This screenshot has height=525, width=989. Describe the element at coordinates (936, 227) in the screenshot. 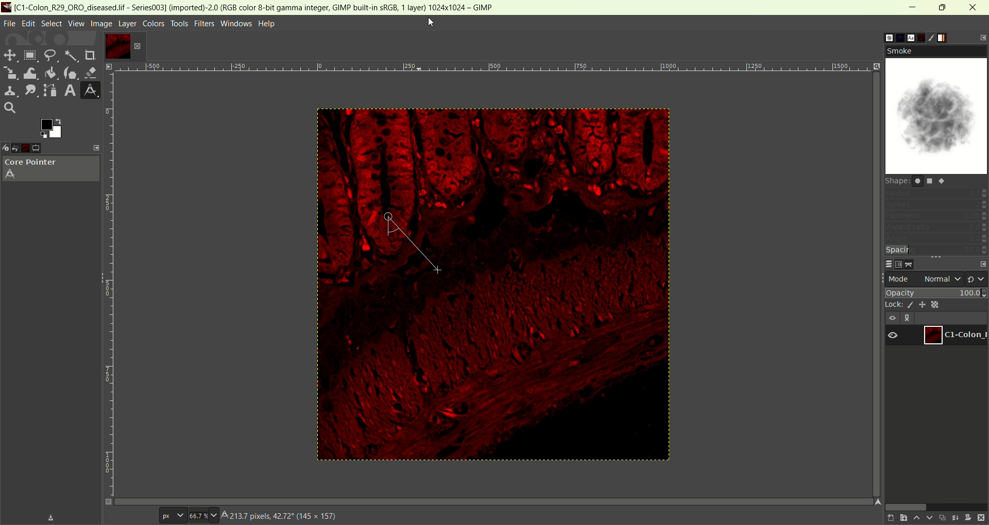

I see `aspect ratio` at that location.